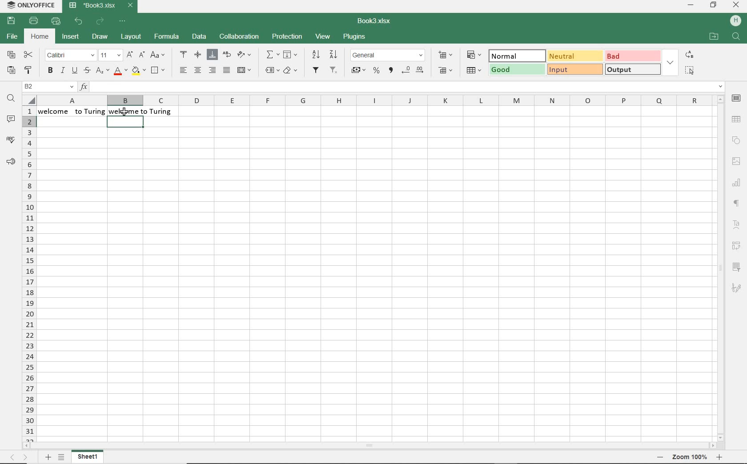 Image resolution: width=747 pixels, height=464 pixels. Describe the element at coordinates (359, 70) in the screenshot. I see `account style` at that location.